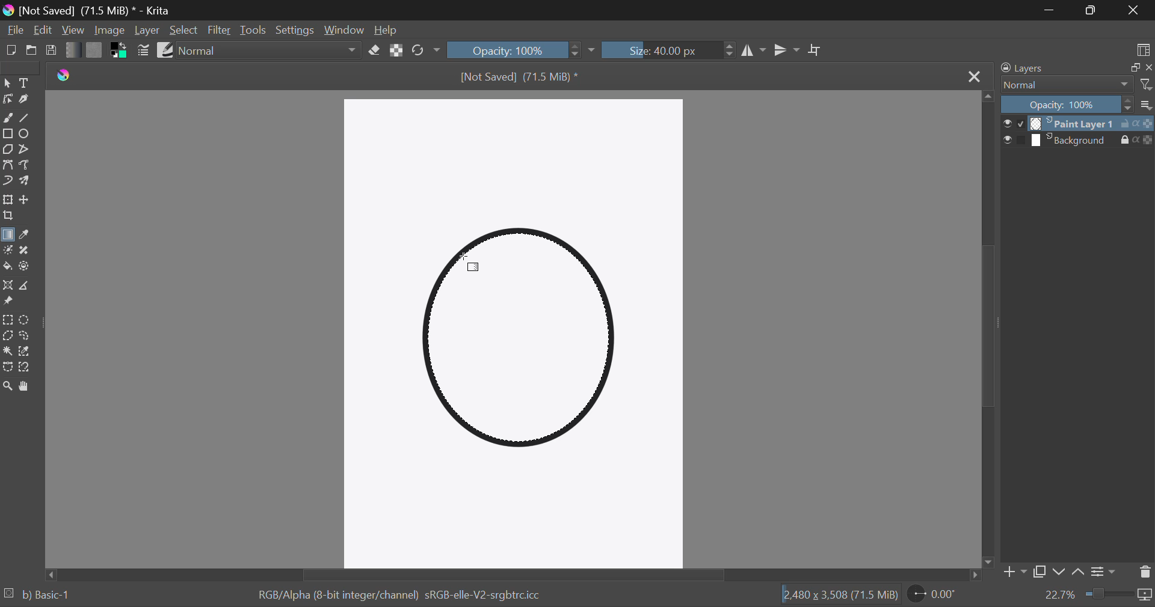  Describe the element at coordinates (119, 51) in the screenshot. I see `Colors in use` at that location.